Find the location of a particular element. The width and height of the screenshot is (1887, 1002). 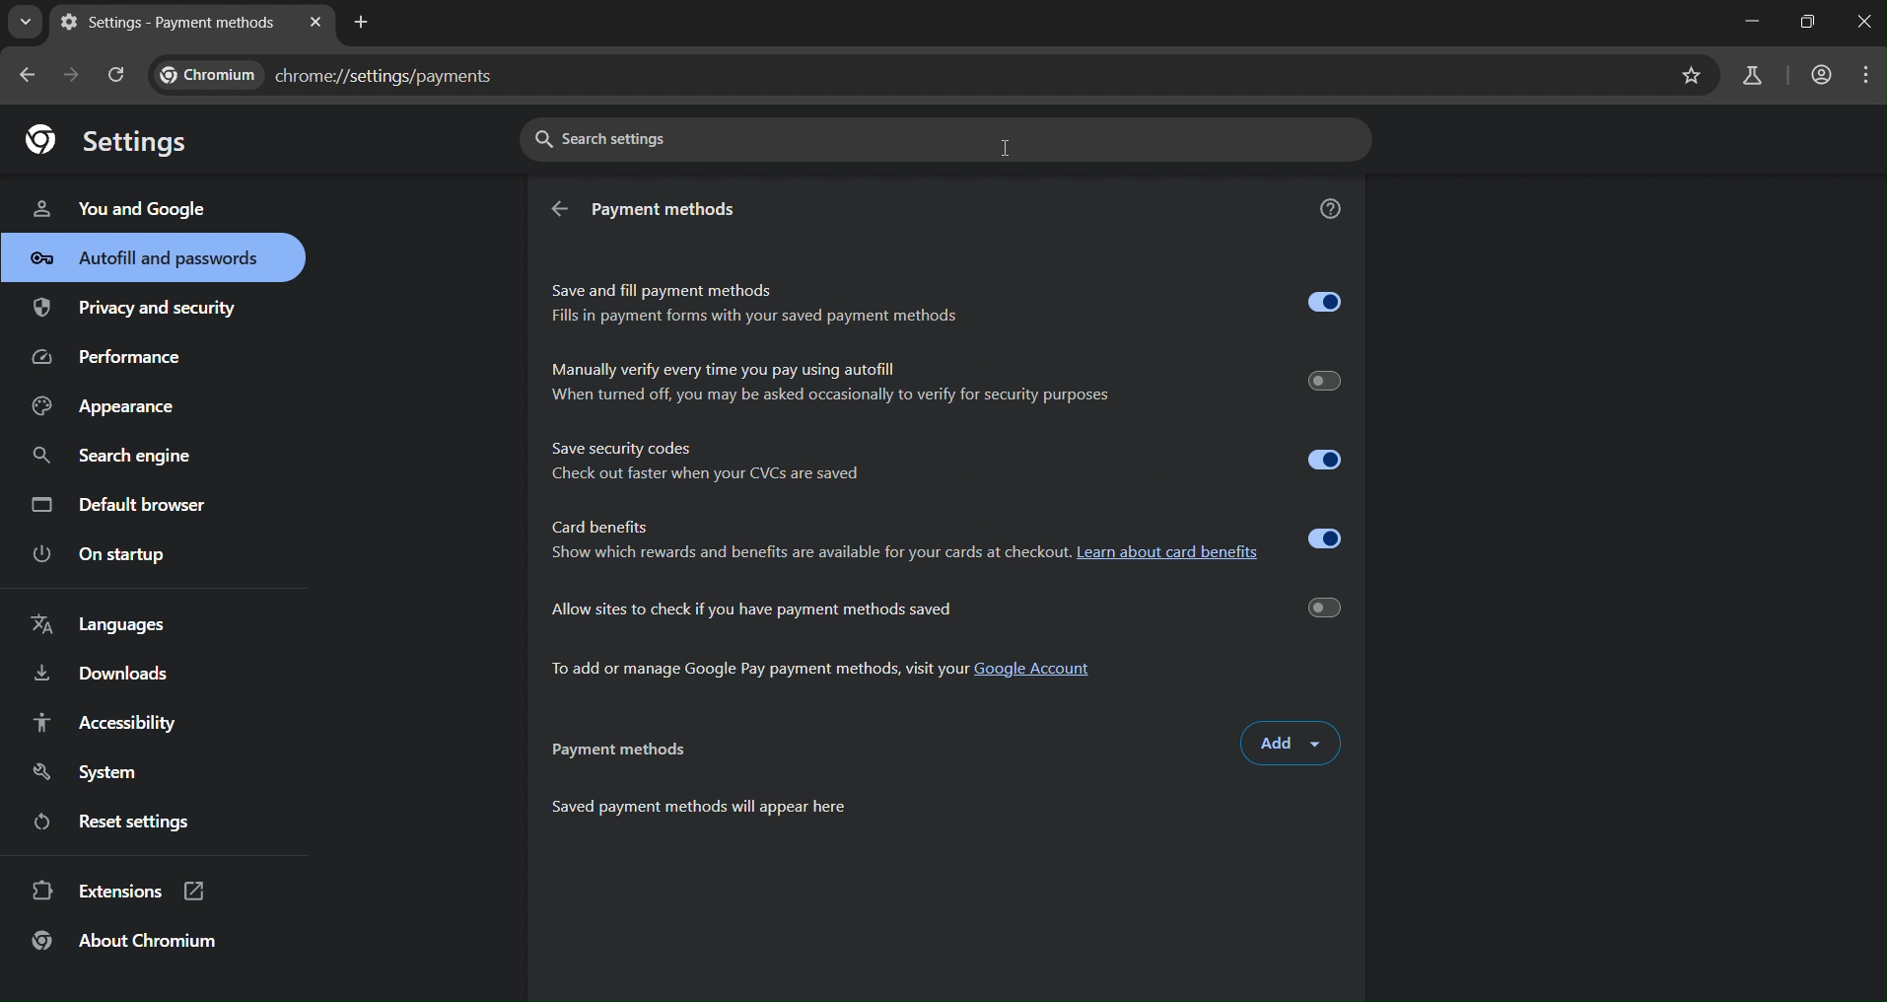

Google Account is located at coordinates (1037, 670).